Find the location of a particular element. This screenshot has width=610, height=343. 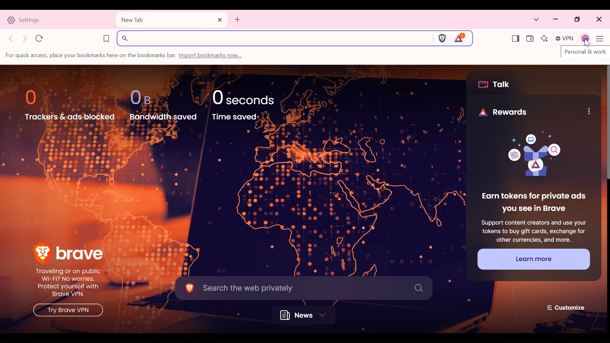

 is located at coordinates (589, 111).